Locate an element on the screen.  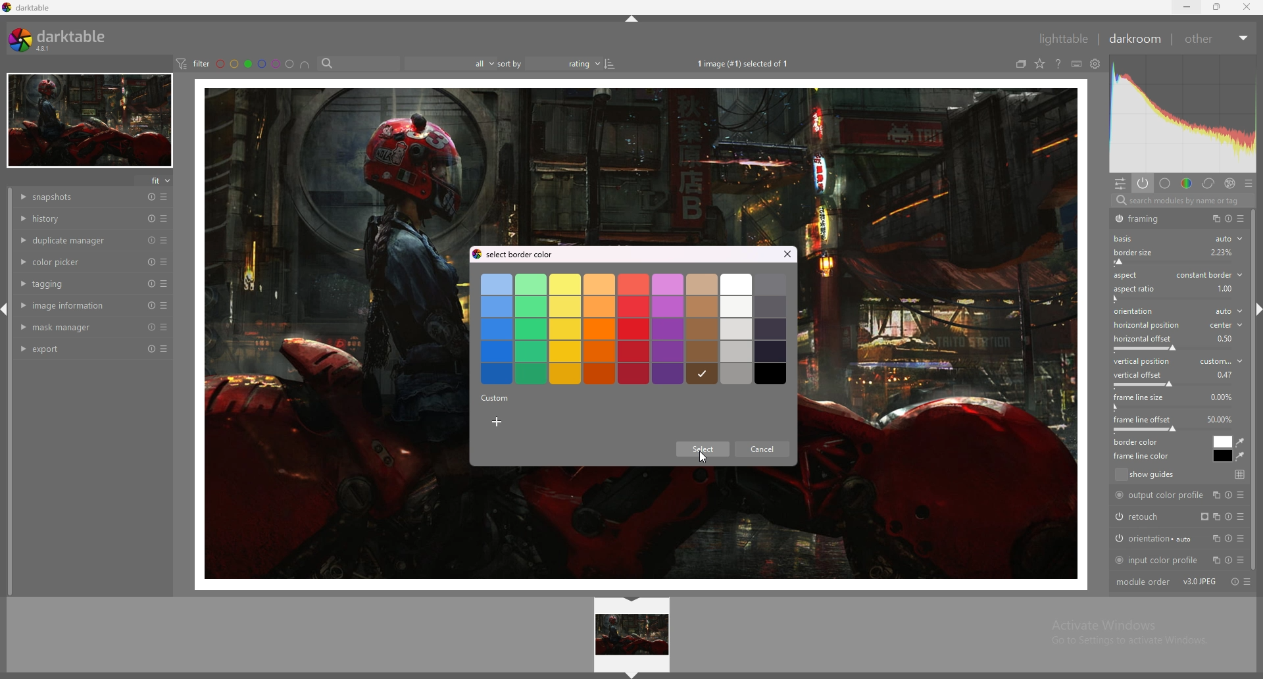
percentage is located at coordinates (1224, 287).